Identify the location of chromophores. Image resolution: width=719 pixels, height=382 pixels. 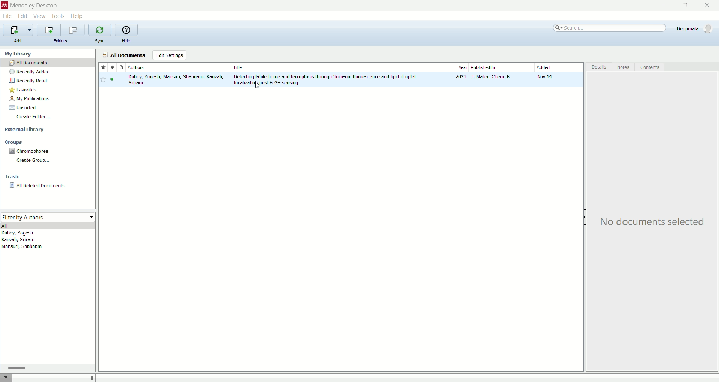
(30, 151).